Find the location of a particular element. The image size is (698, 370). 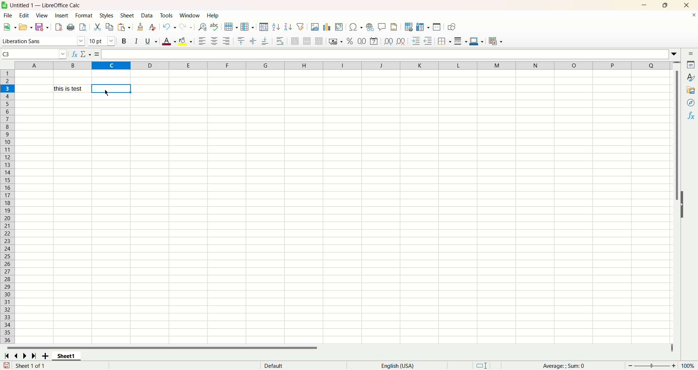

increase indent is located at coordinates (416, 41).